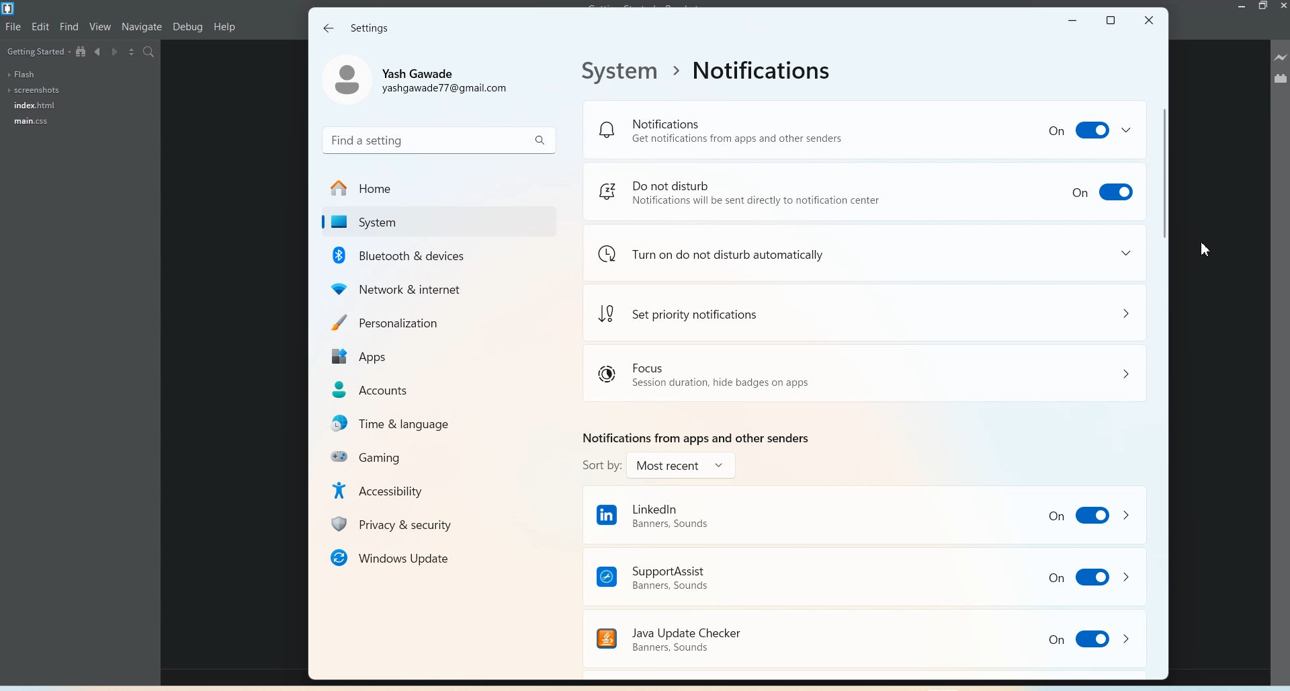 The width and height of the screenshot is (1290, 691). What do you see at coordinates (38, 52) in the screenshot?
I see `Getting Started` at bounding box center [38, 52].